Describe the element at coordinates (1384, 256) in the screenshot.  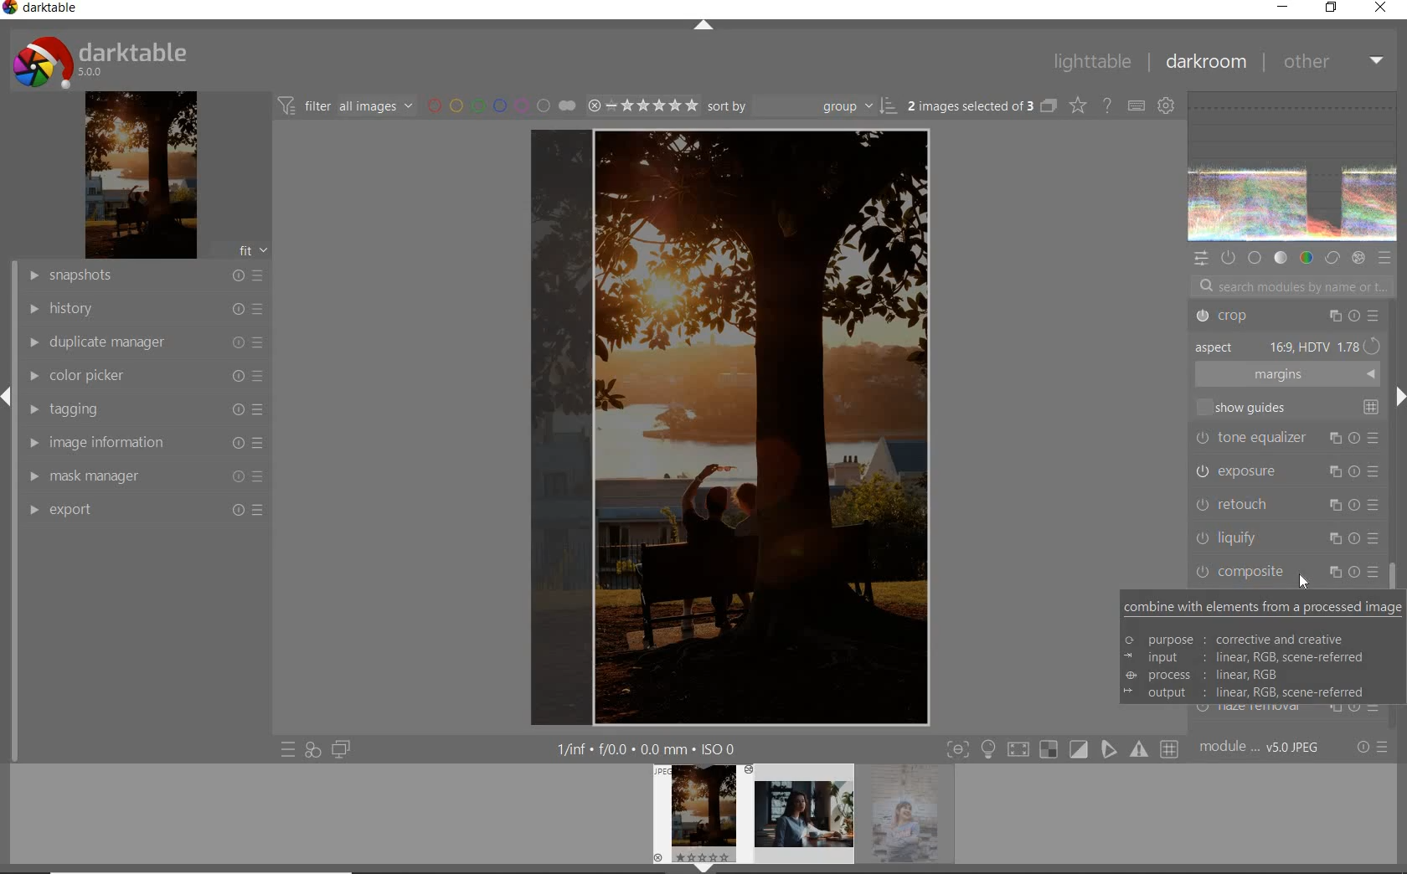
I see `preset ` at that location.